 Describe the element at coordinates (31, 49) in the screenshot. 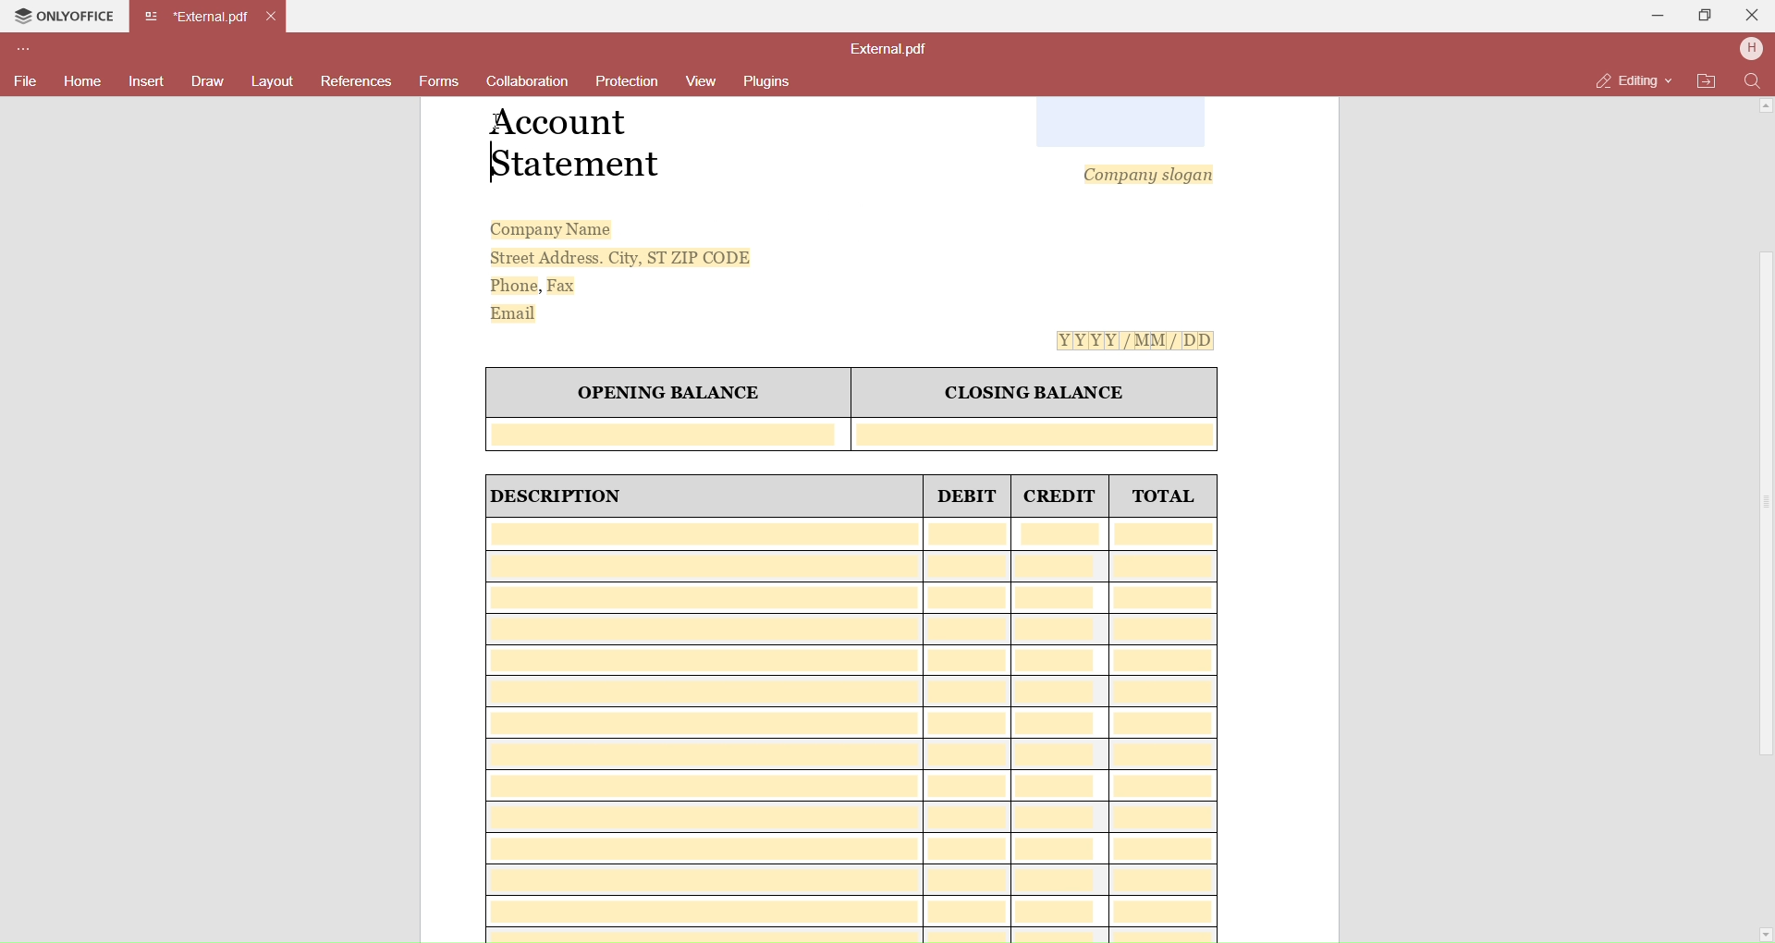

I see `Customize Toolbar` at that location.